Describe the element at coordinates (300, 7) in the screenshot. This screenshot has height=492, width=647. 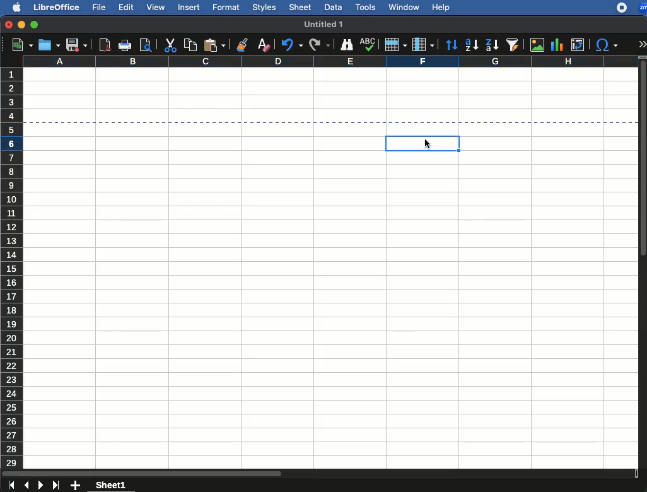
I see `sheet` at that location.